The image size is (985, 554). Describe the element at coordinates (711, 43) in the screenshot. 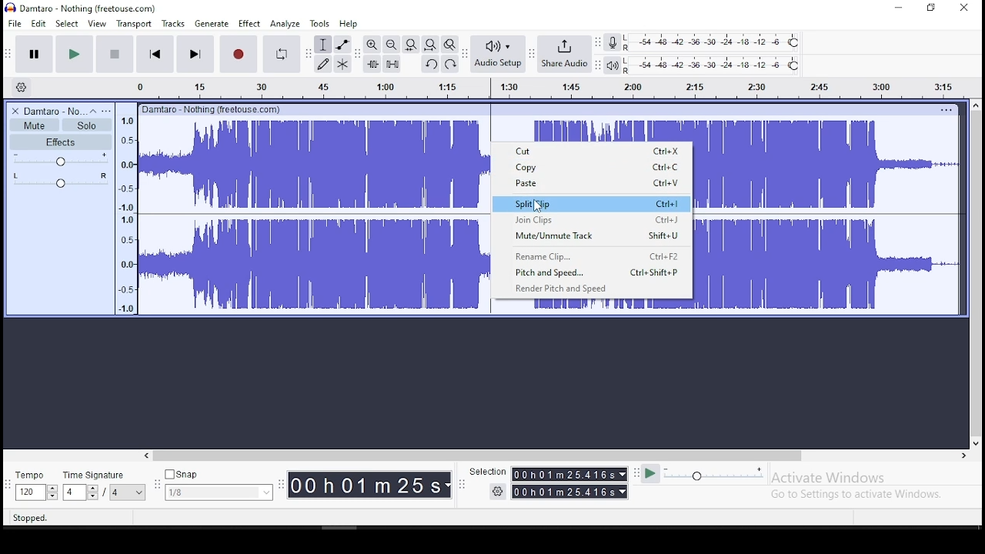

I see `recording level` at that location.